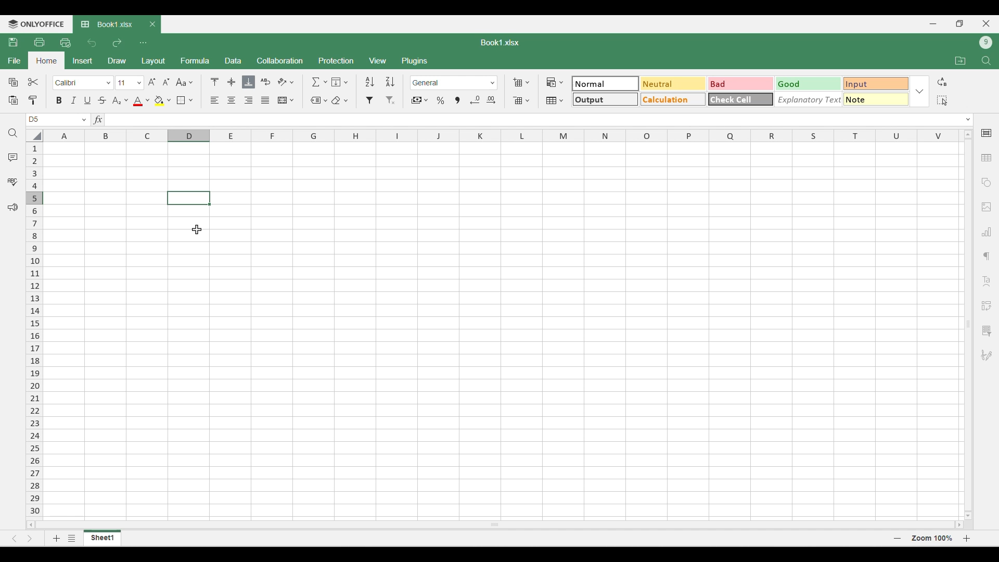 The height and width of the screenshot is (562, 999). Describe the element at coordinates (84, 120) in the screenshot. I see `Change cell` at that location.